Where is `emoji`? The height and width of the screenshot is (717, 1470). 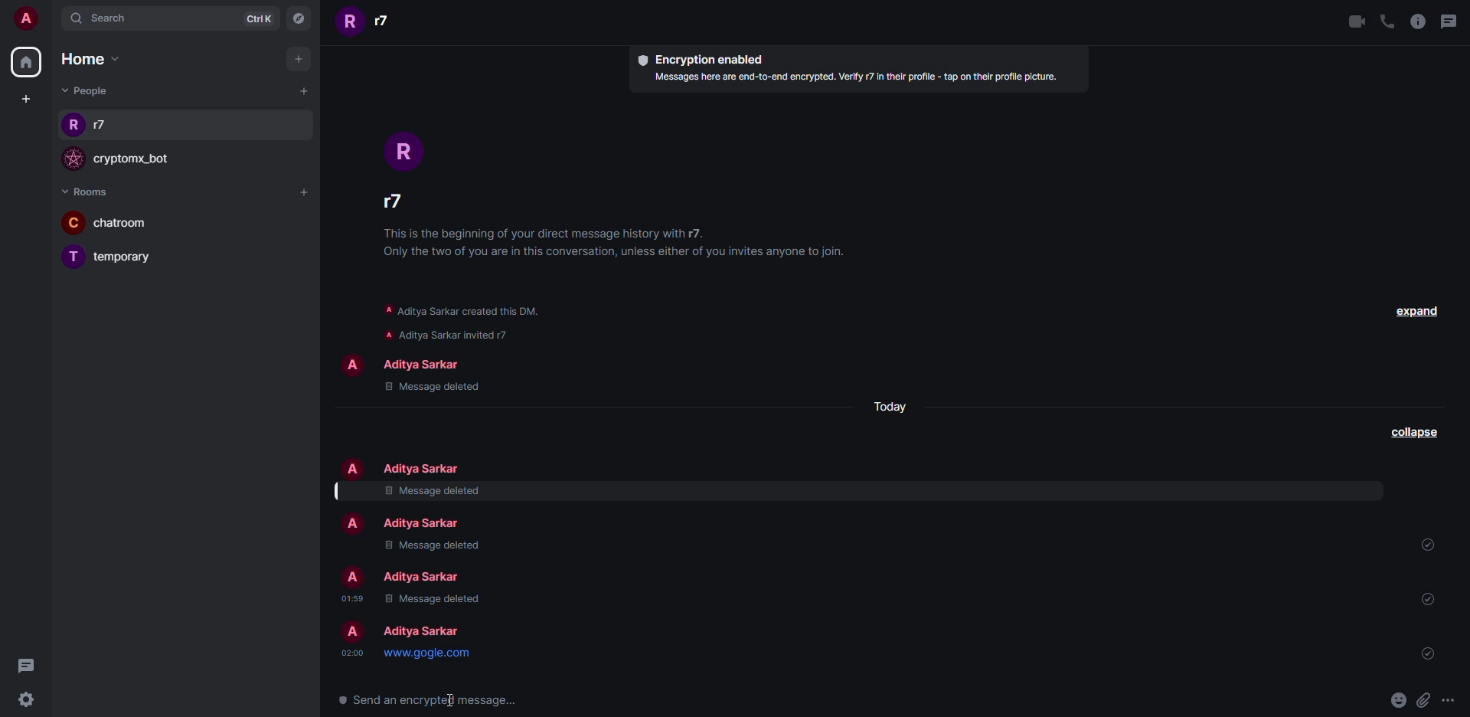 emoji is located at coordinates (1396, 699).